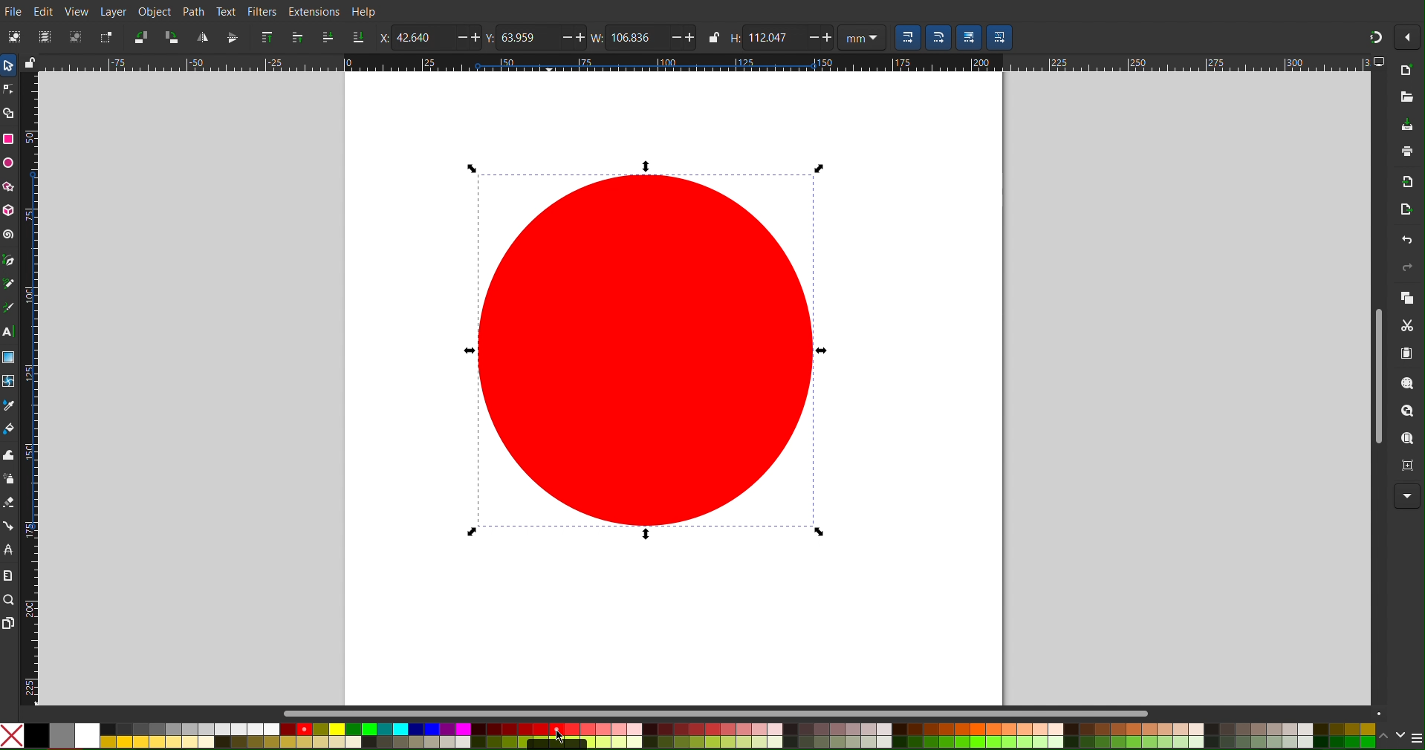 This screenshot has width=1425, height=750. What do you see at coordinates (9, 89) in the screenshot?
I see `Node Tool` at bounding box center [9, 89].